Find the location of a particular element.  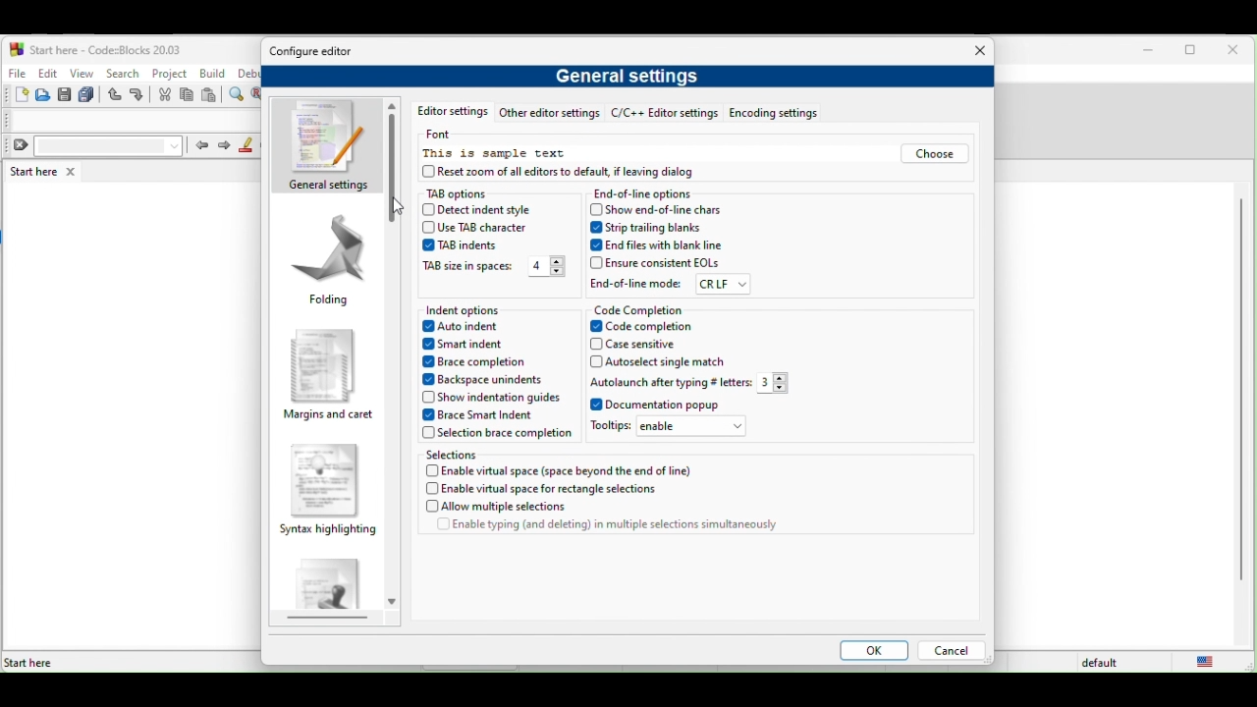

indent option is located at coordinates (490, 310).